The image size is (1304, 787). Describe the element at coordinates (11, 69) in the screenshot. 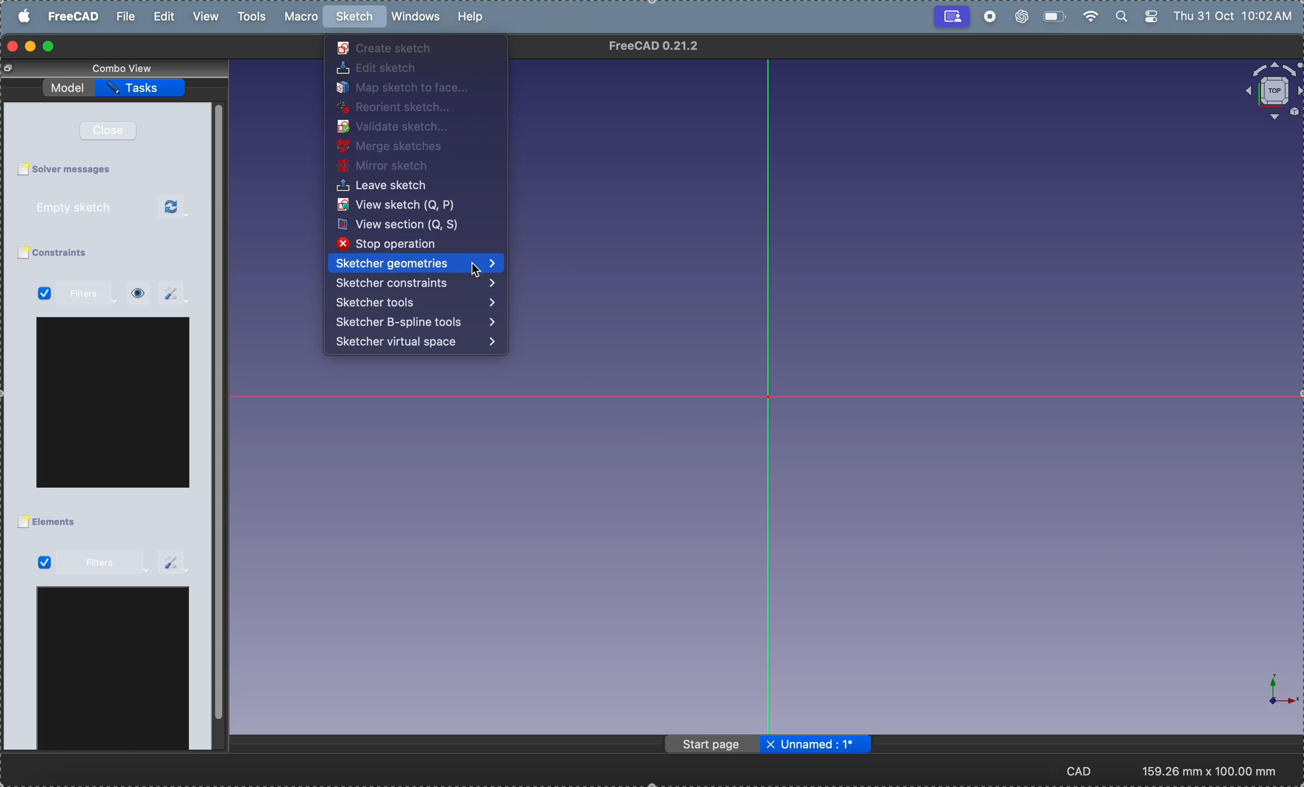

I see `Change view` at that location.